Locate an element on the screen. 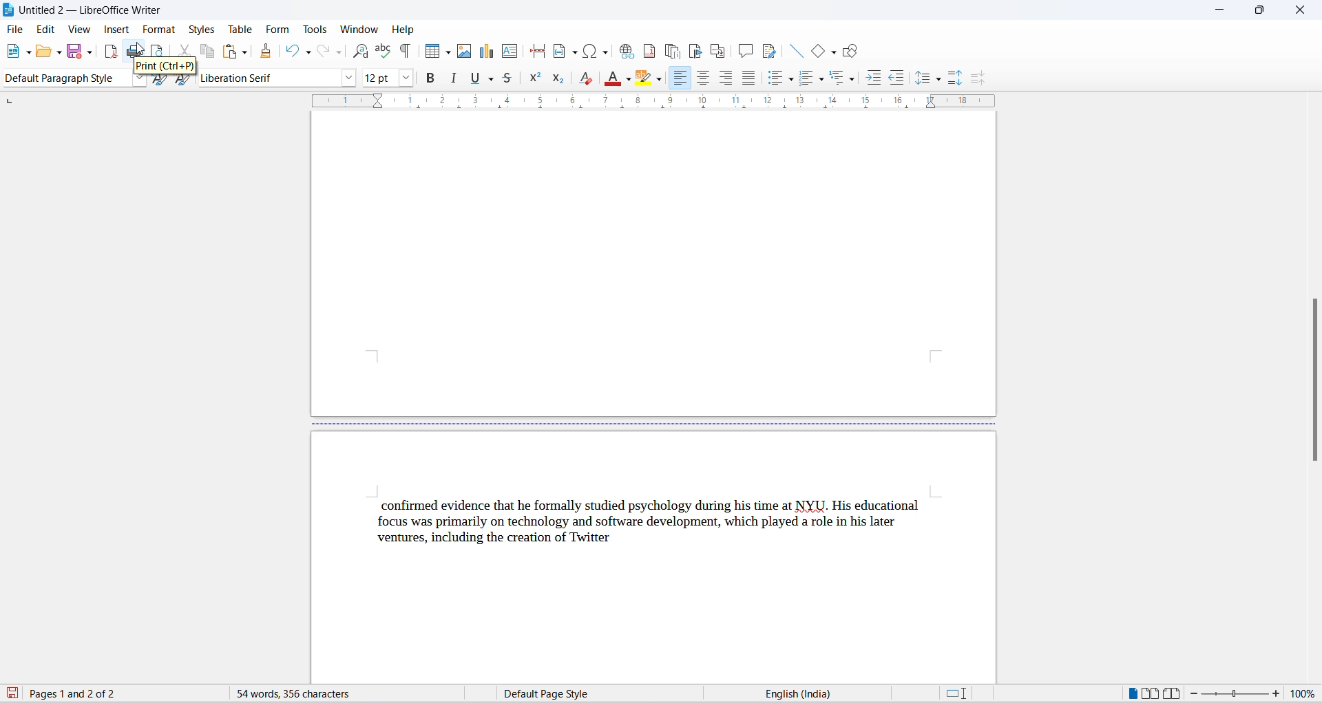  window is located at coordinates (358, 29).